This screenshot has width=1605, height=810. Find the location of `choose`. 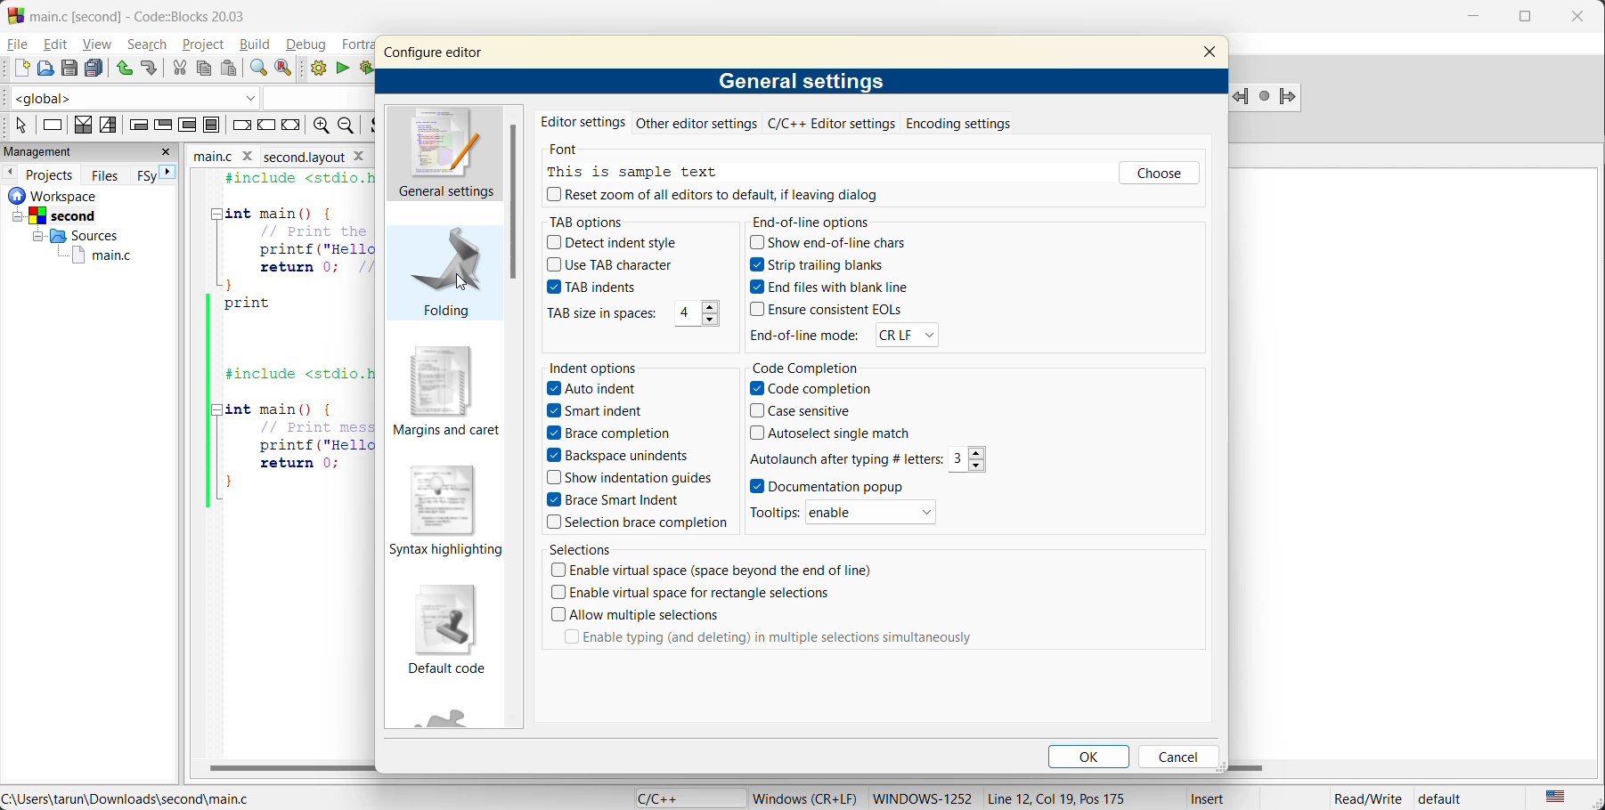

choose is located at coordinates (1161, 173).